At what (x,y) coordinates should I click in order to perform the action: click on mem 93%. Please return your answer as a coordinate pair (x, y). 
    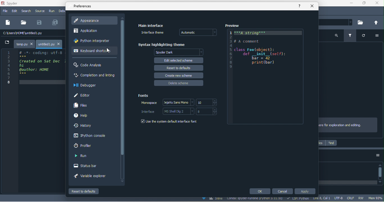
    Looking at the image, I should click on (376, 198).